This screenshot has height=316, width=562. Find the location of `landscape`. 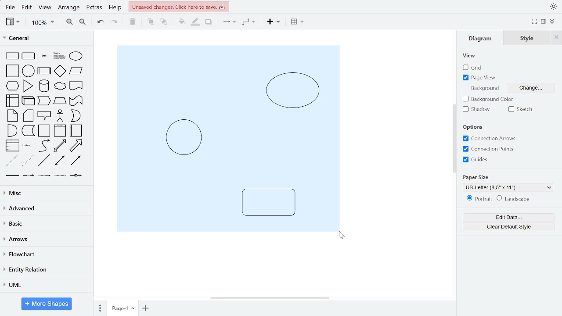

landscape is located at coordinates (516, 199).